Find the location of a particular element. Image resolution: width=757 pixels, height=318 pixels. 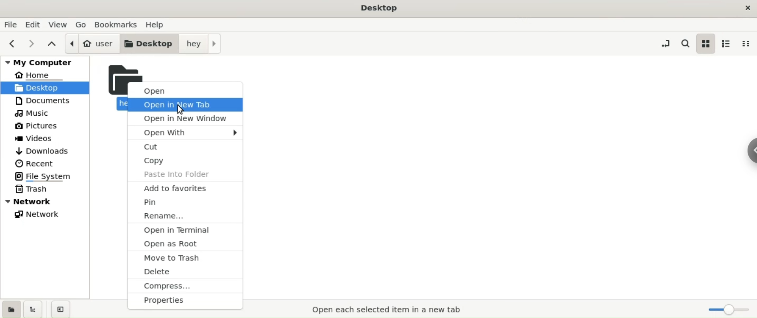

hey is located at coordinates (201, 43).